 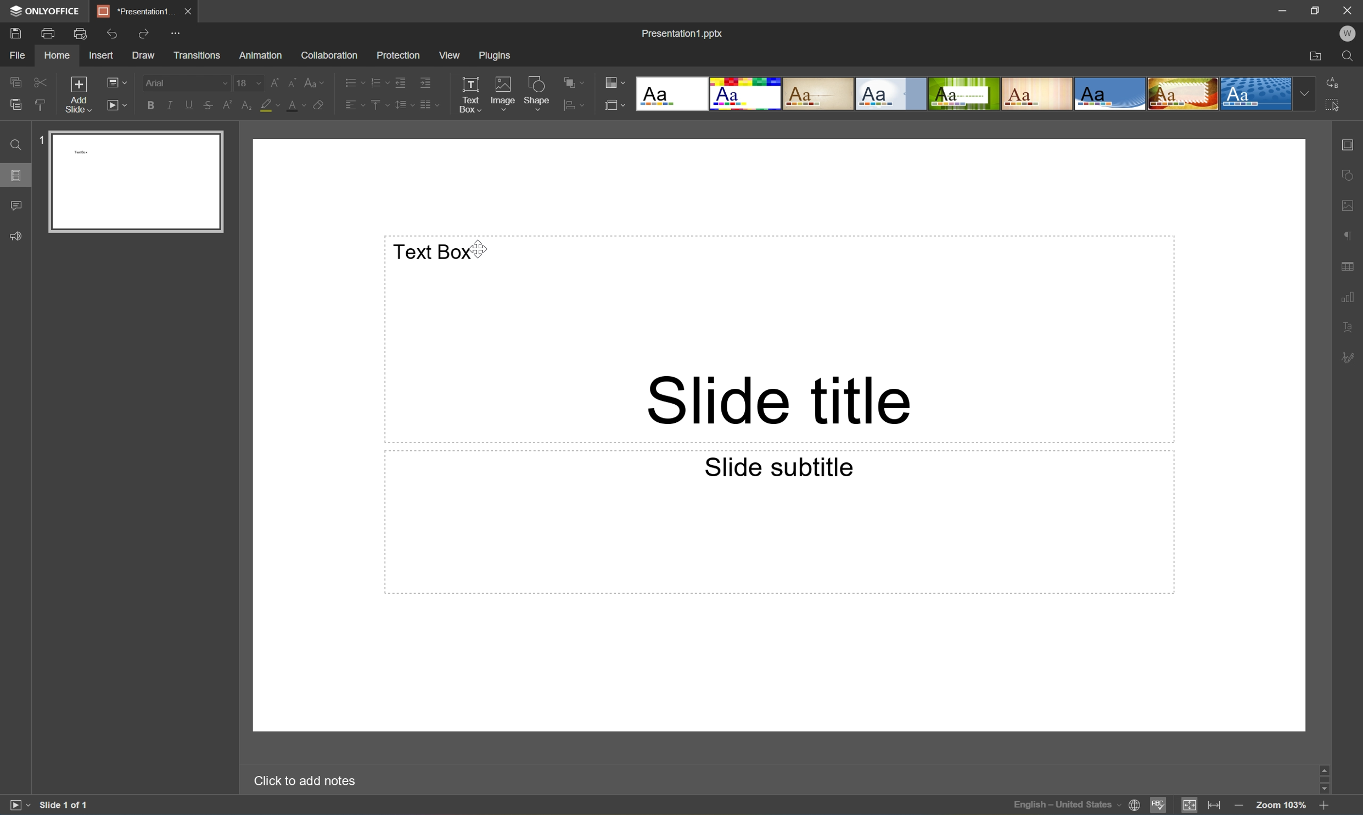 I want to click on Change color theme, so click(x=613, y=80).